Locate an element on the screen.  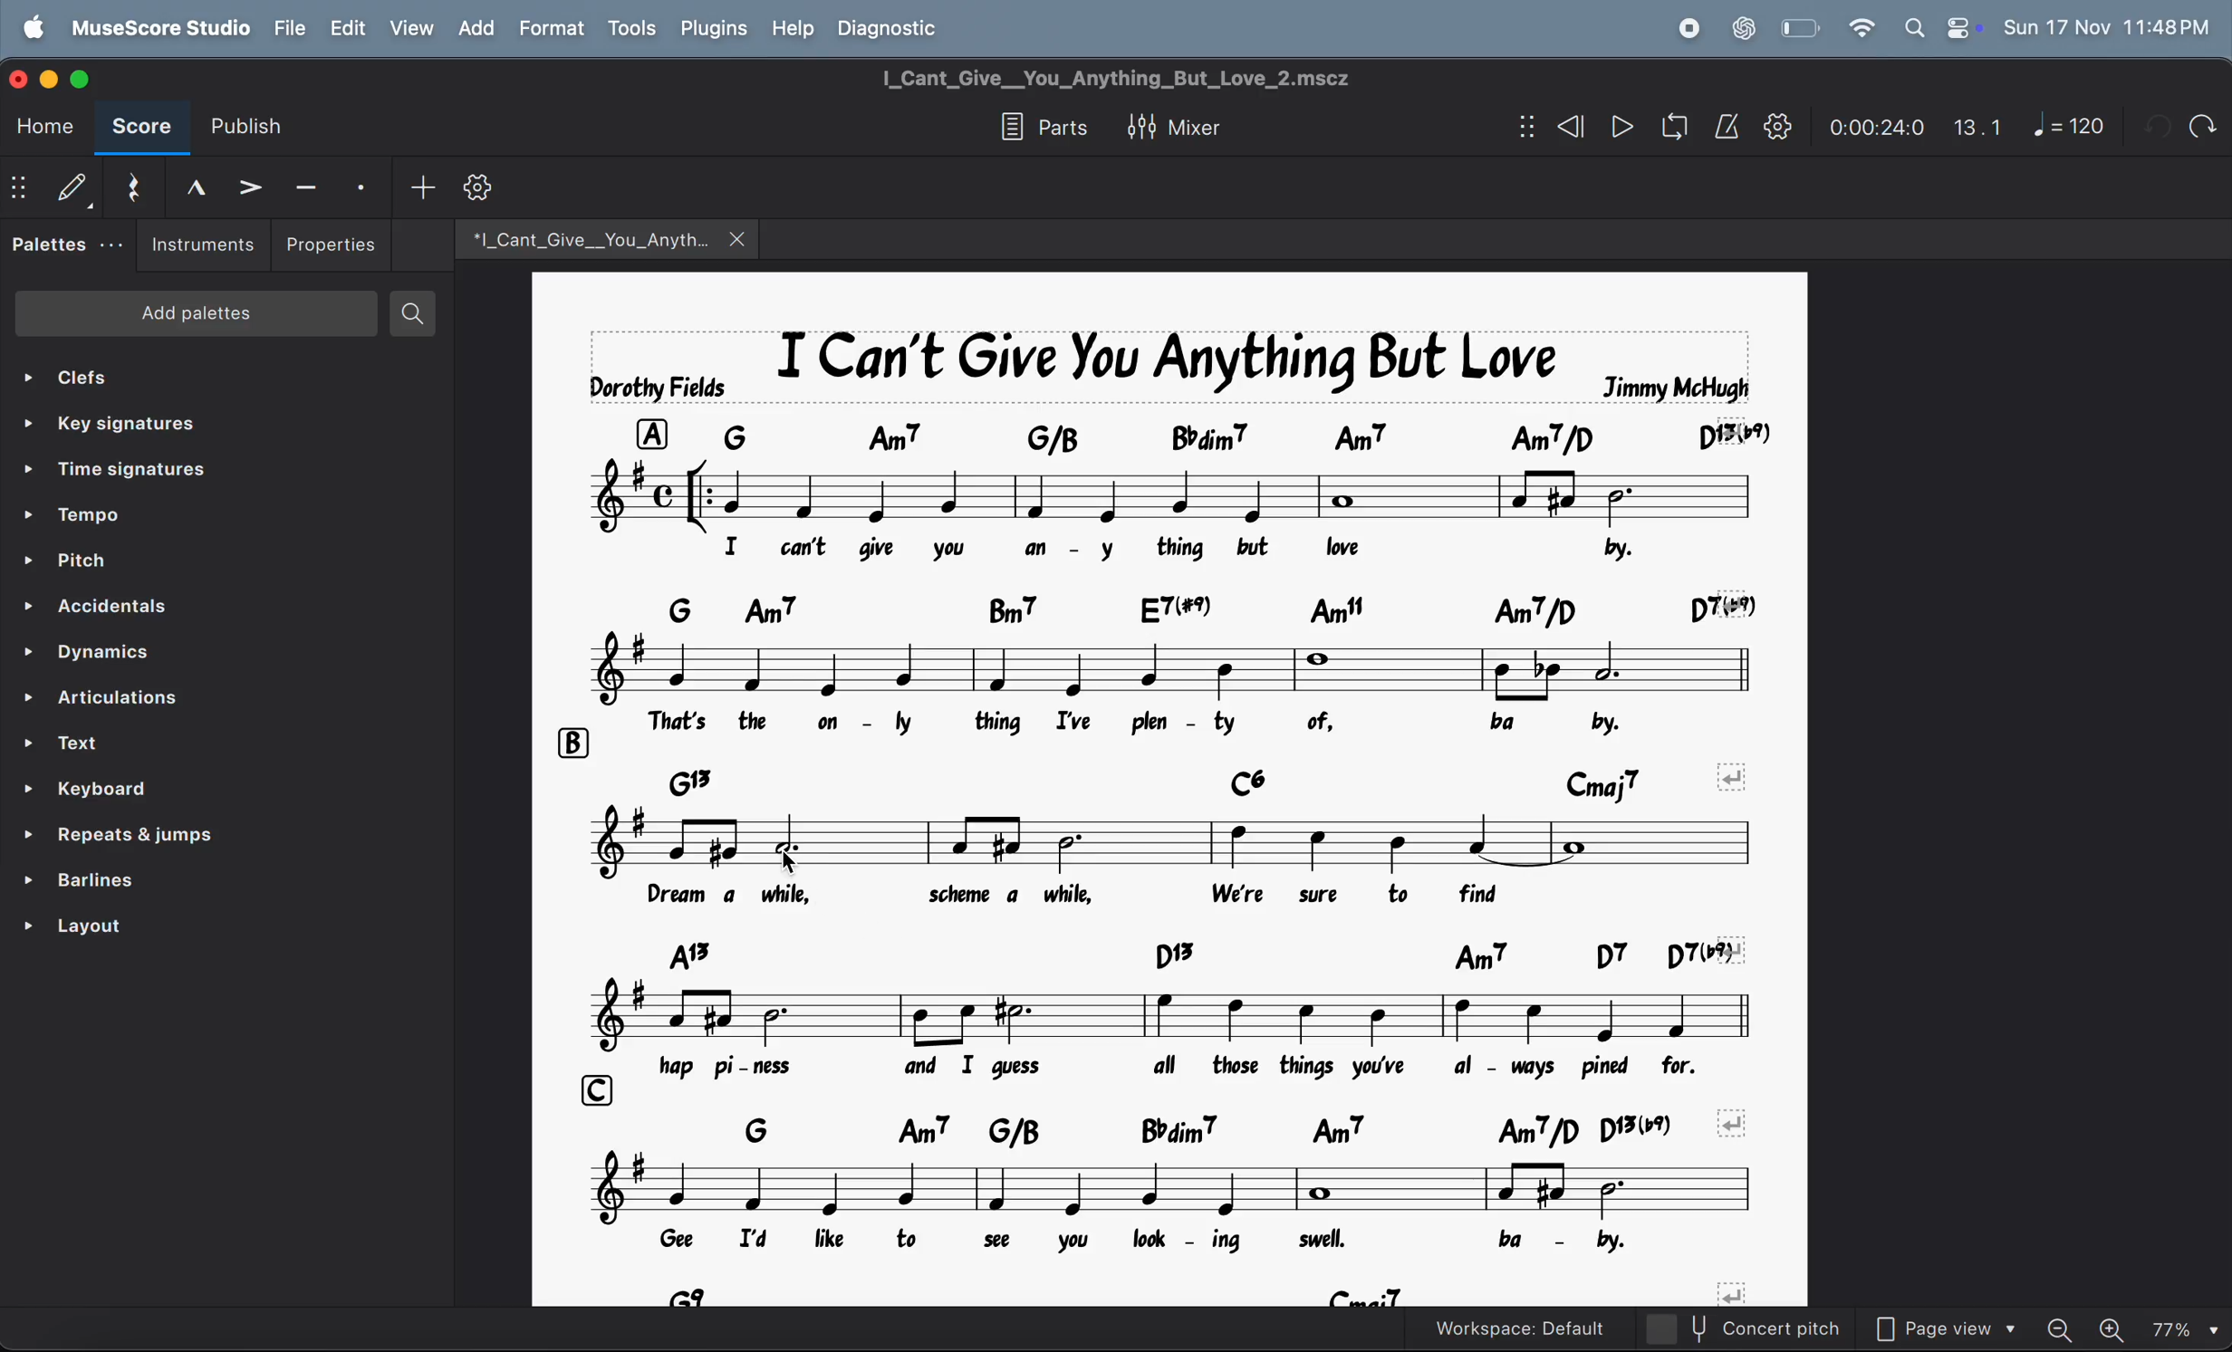
chord symbols is located at coordinates (1207, 955).